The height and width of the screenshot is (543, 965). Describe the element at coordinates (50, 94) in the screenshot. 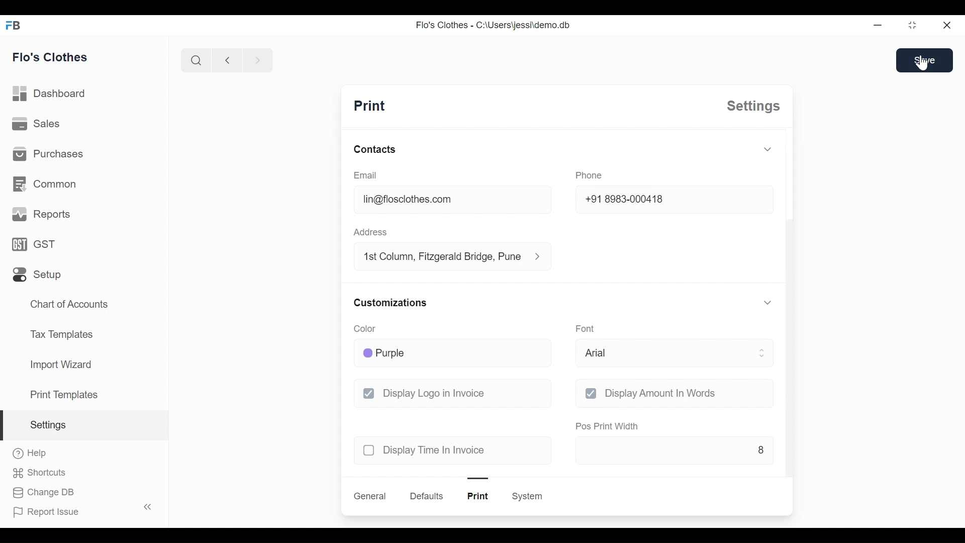

I see `dashboard` at that location.